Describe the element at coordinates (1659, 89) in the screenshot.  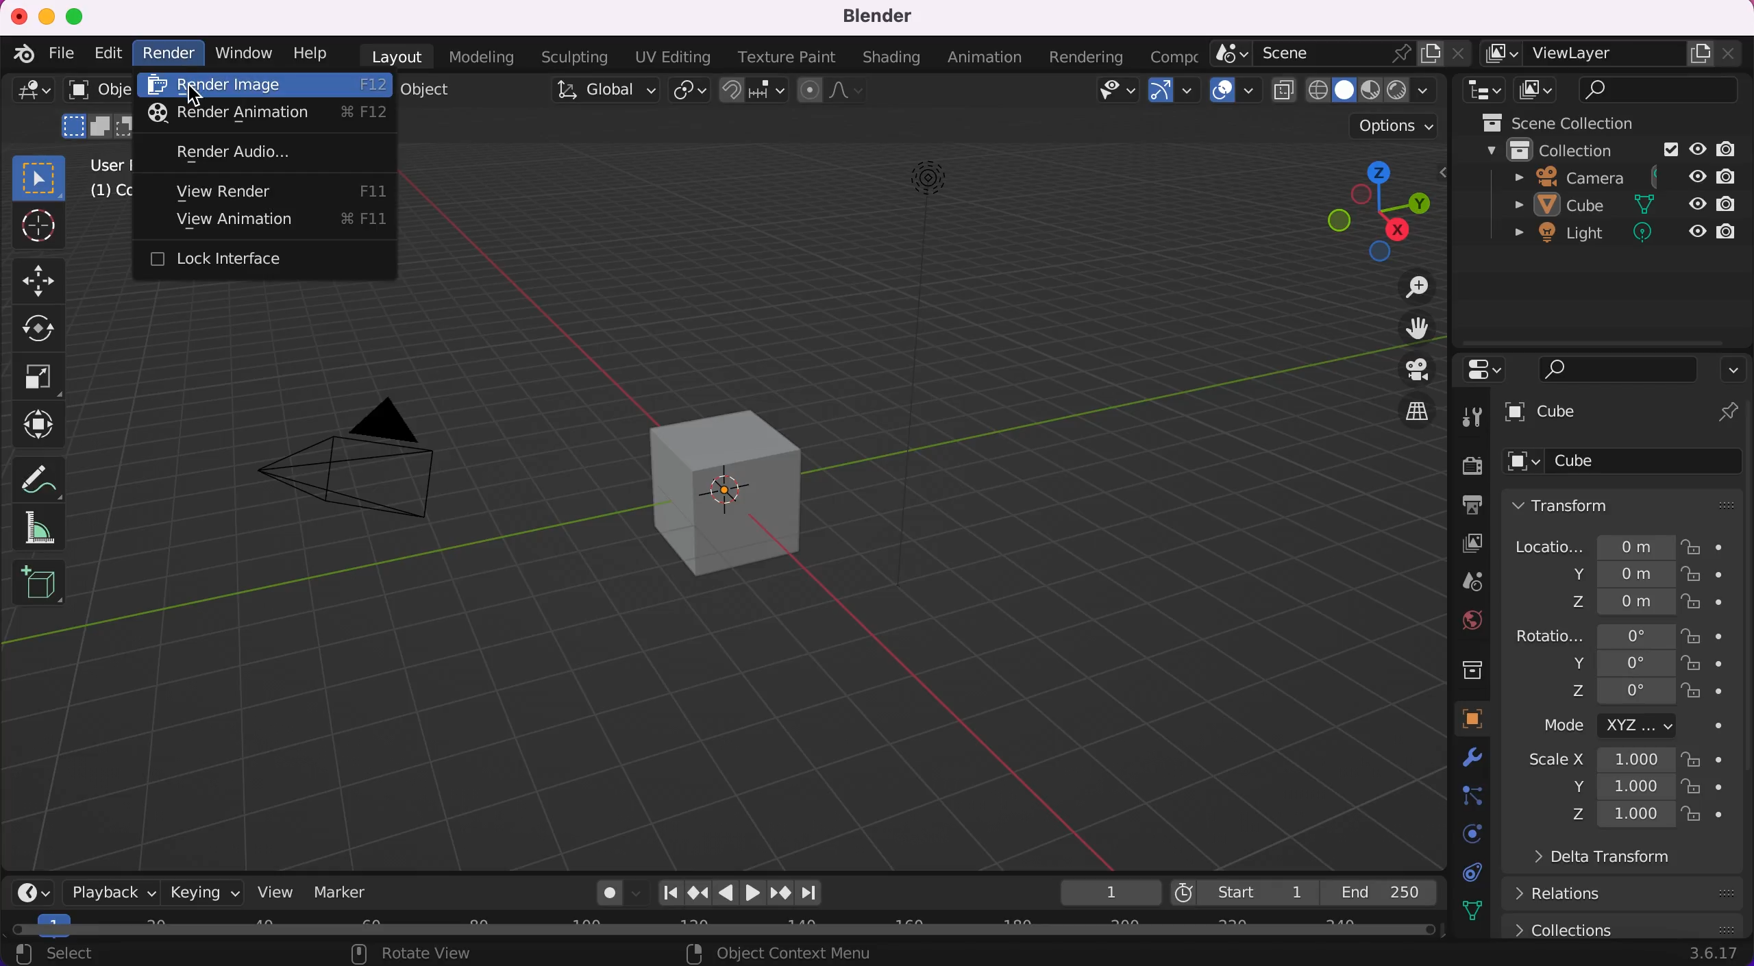
I see `search bar` at that location.